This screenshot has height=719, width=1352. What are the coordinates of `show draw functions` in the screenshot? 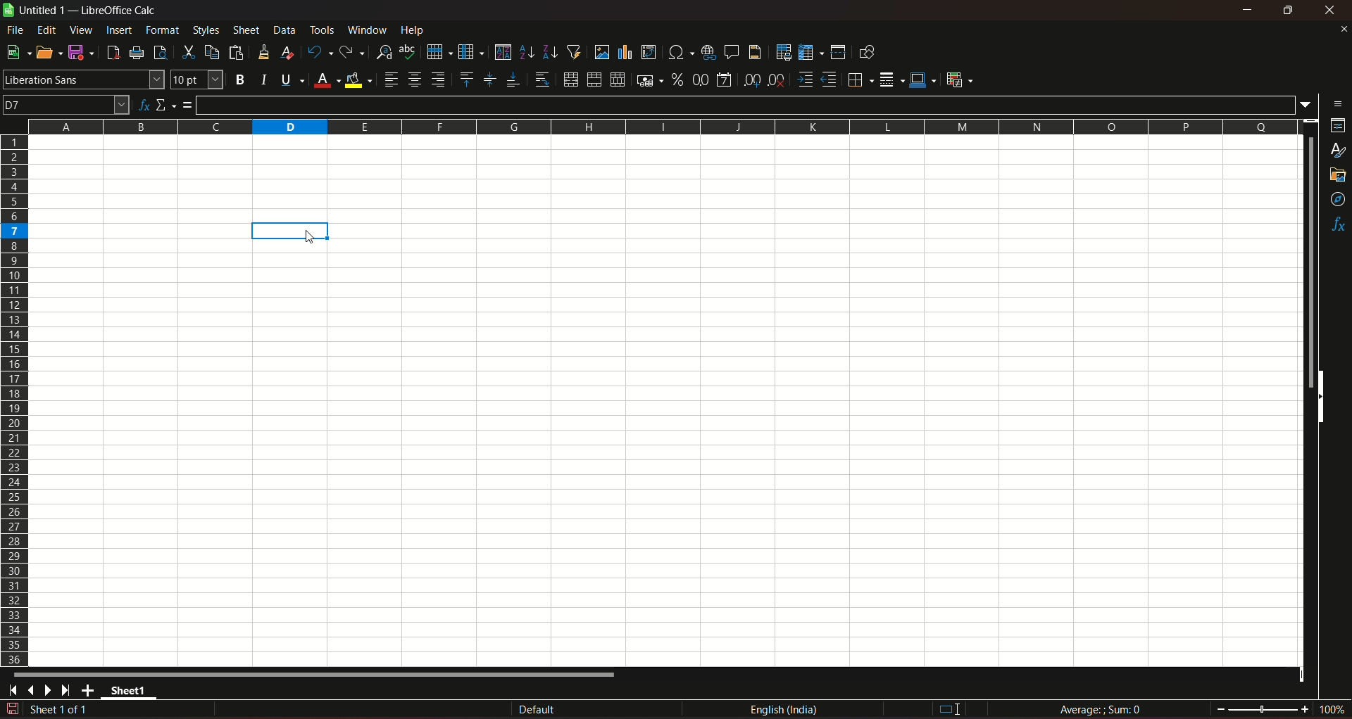 It's located at (867, 51).